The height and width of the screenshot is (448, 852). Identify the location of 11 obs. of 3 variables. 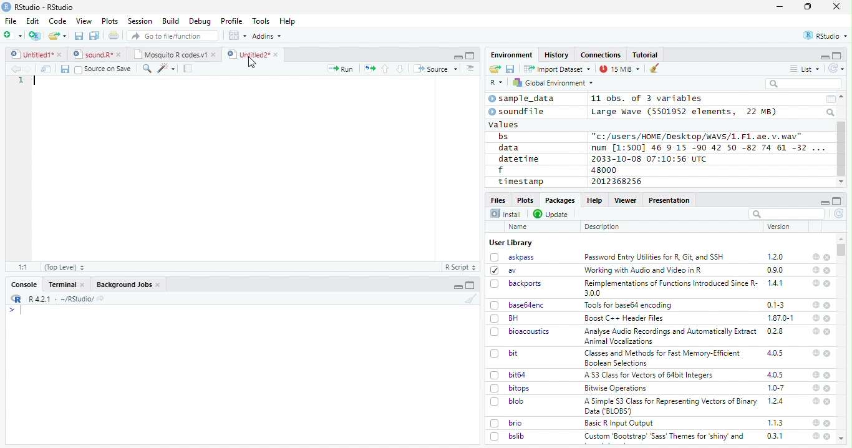
(647, 99).